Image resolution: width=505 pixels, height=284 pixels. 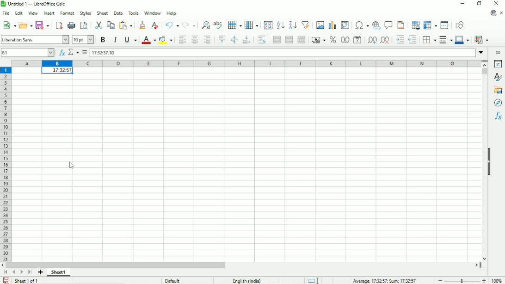 What do you see at coordinates (117, 265) in the screenshot?
I see `Horizontal scrollbar` at bounding box center [117, 265].